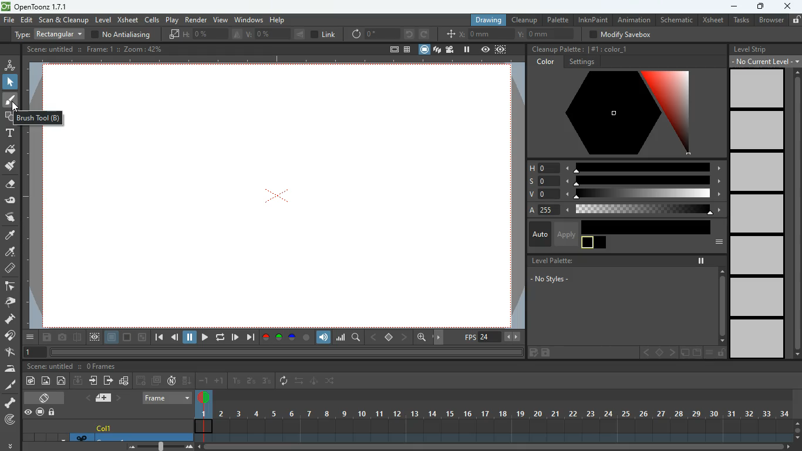  I want to click on back, so click(175, 339).